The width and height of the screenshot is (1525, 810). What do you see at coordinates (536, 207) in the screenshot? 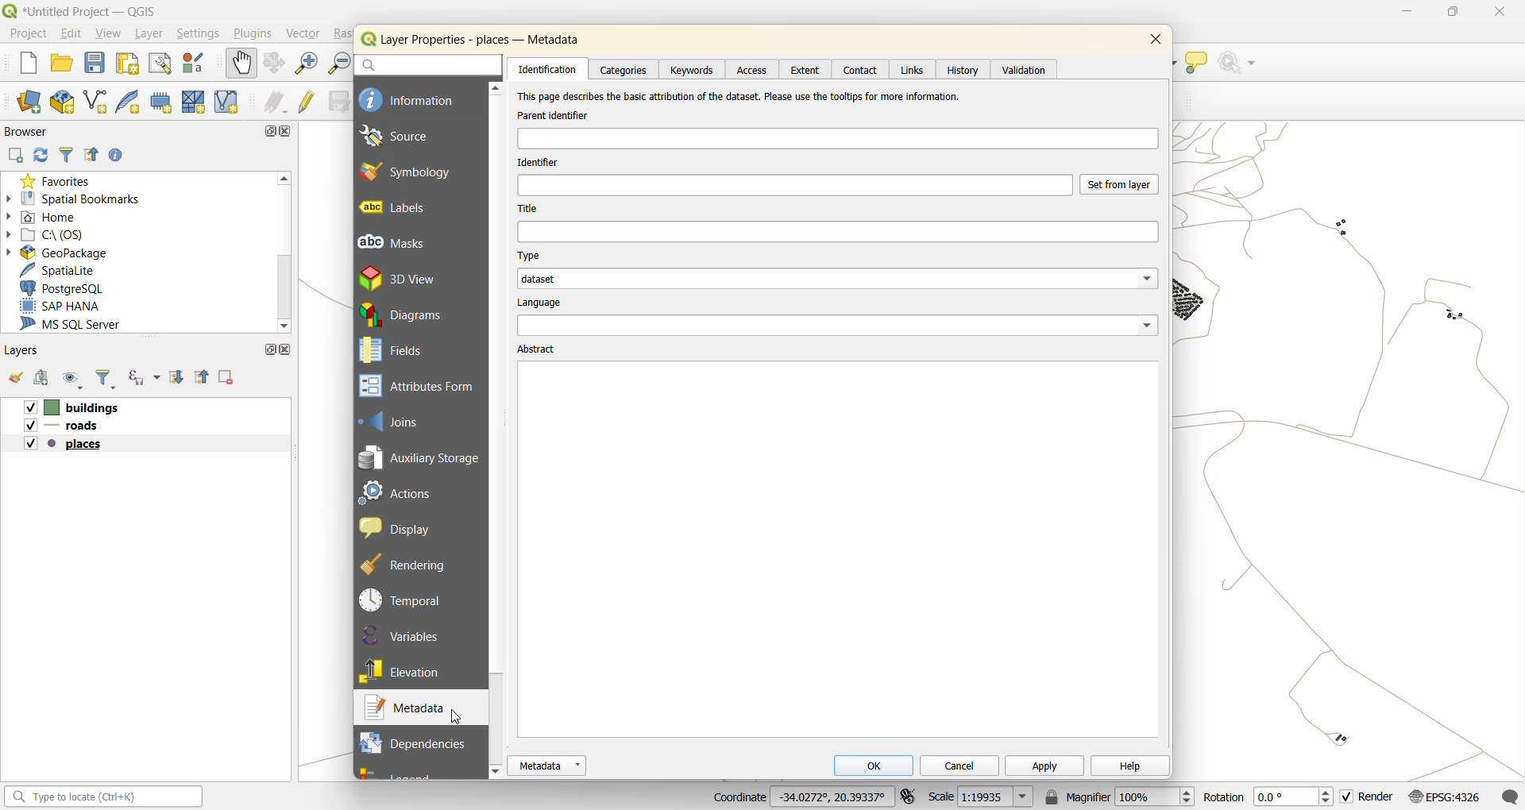
I see `title` at bounding box center [536, 207].